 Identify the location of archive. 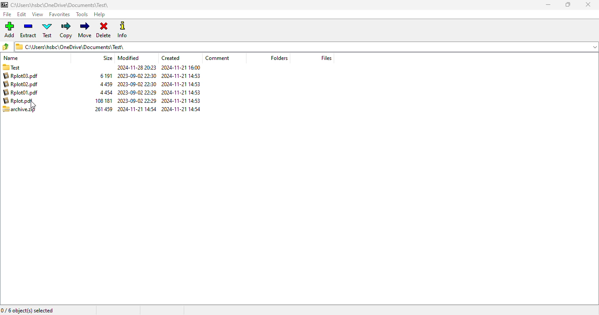
(103, 92).